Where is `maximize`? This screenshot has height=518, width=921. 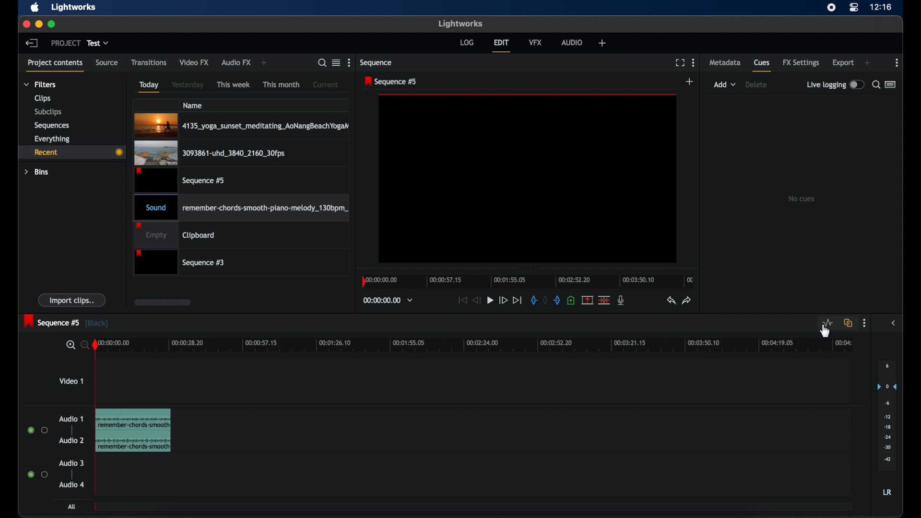 maximize is located at coordinates (52, 24).